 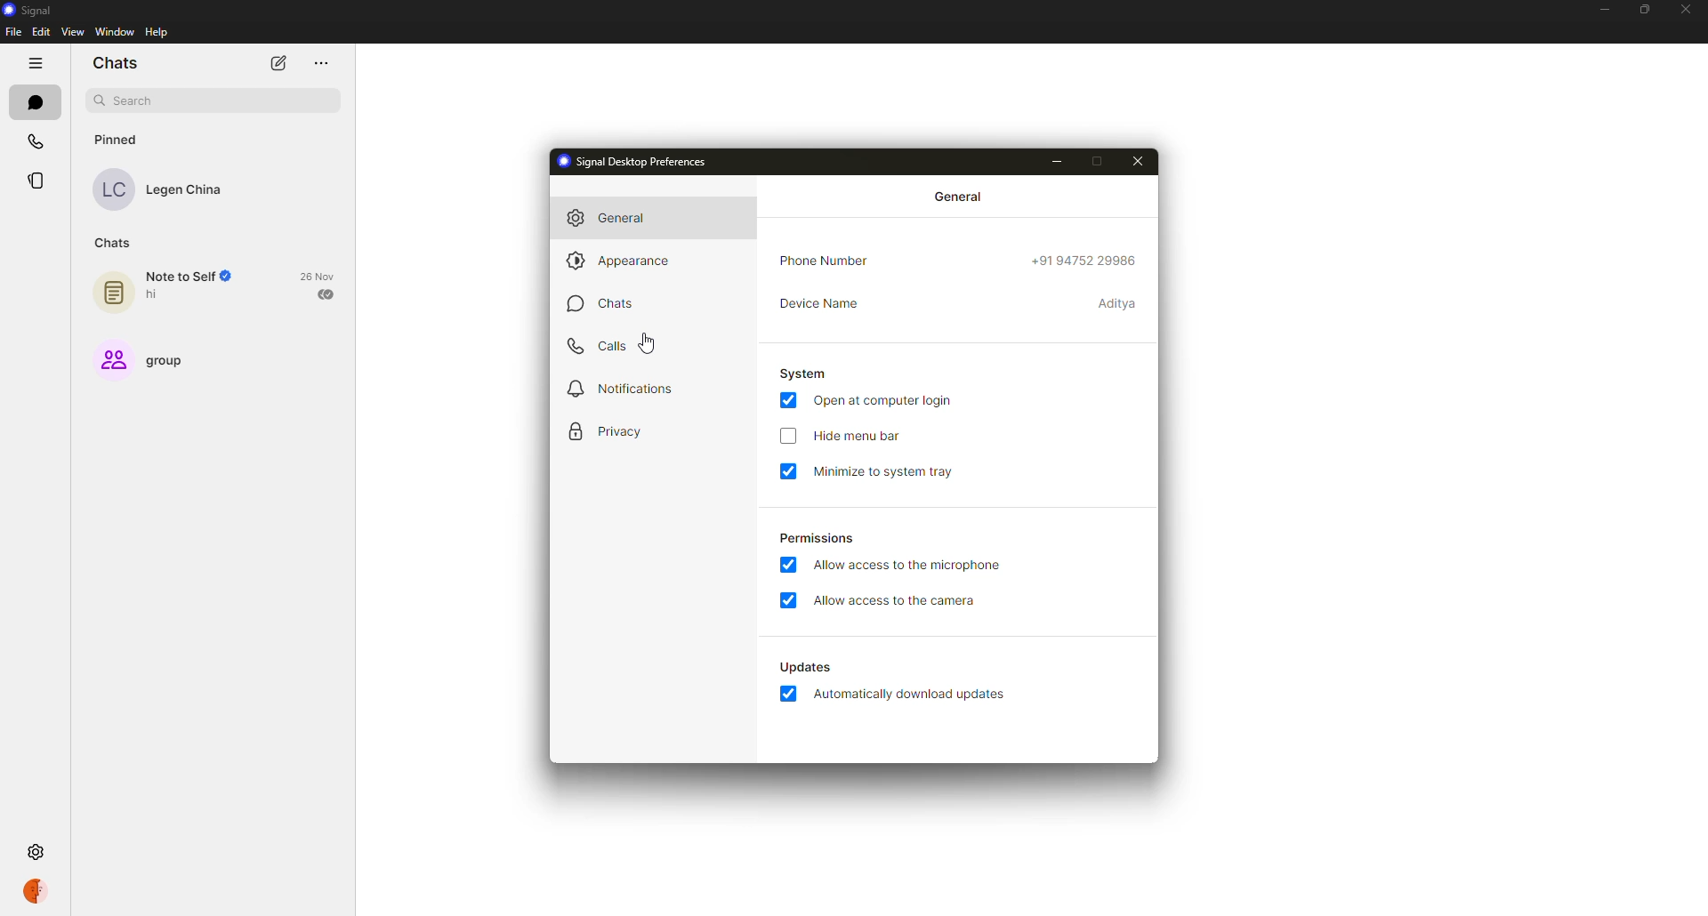 I want to click on hi, so click(x=157, y=295).